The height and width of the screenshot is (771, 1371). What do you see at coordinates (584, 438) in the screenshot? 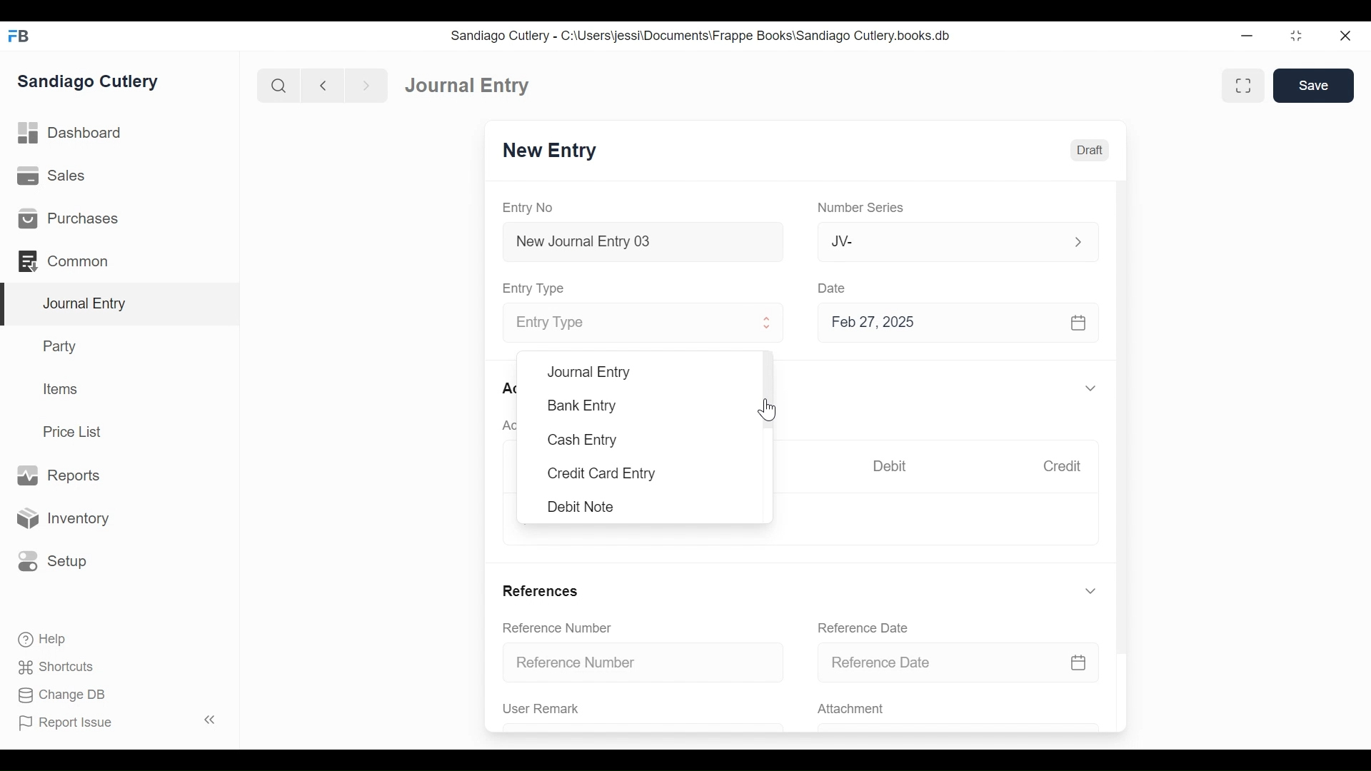
I see `Cash Entry` at bounding box center [584, 438].